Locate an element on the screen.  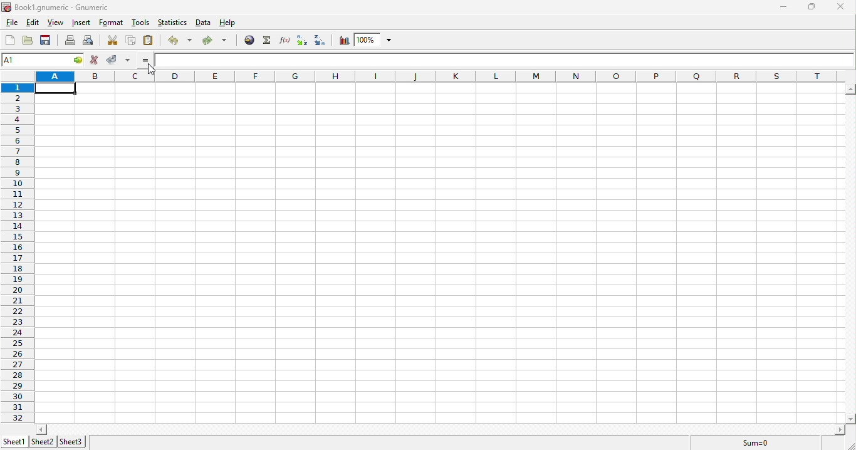
statistics is located at coordinates (172, 22).